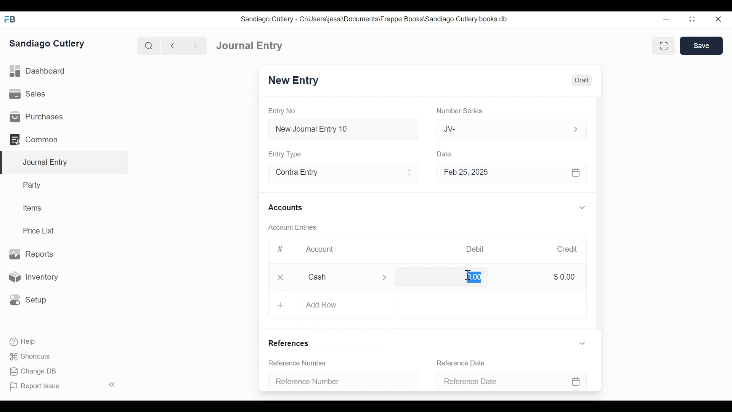 This screenshot has width=732, height=412. I want to click on Expand, so click(575, 129).